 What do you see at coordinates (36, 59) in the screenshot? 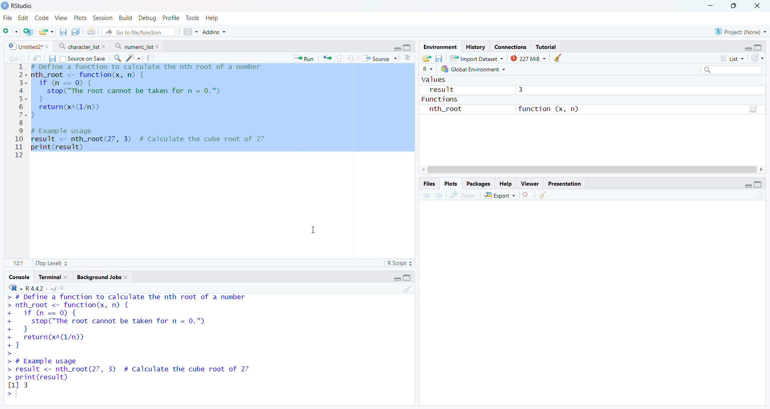
I see `Open in new window` at bounding box center [36, 59].